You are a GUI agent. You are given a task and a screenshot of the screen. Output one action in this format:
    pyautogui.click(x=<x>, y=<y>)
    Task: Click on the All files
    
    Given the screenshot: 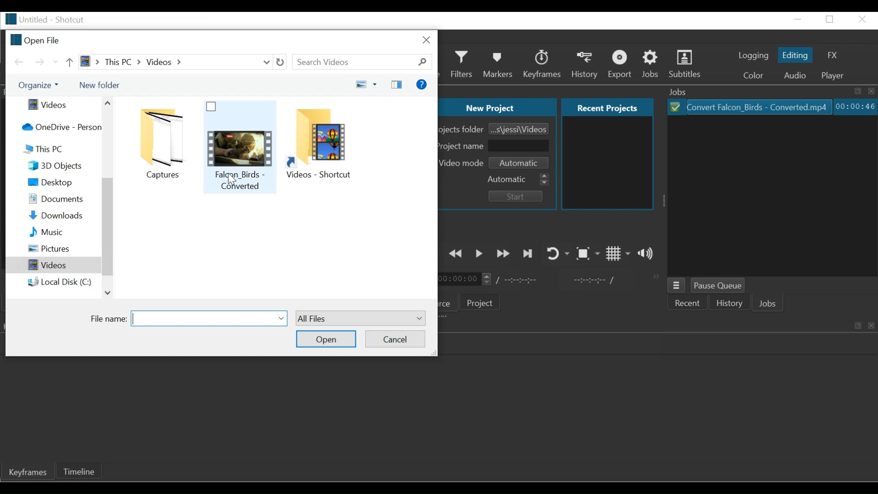 What is the action you would take?
    pyautogui.click(x=361, y=318)
    